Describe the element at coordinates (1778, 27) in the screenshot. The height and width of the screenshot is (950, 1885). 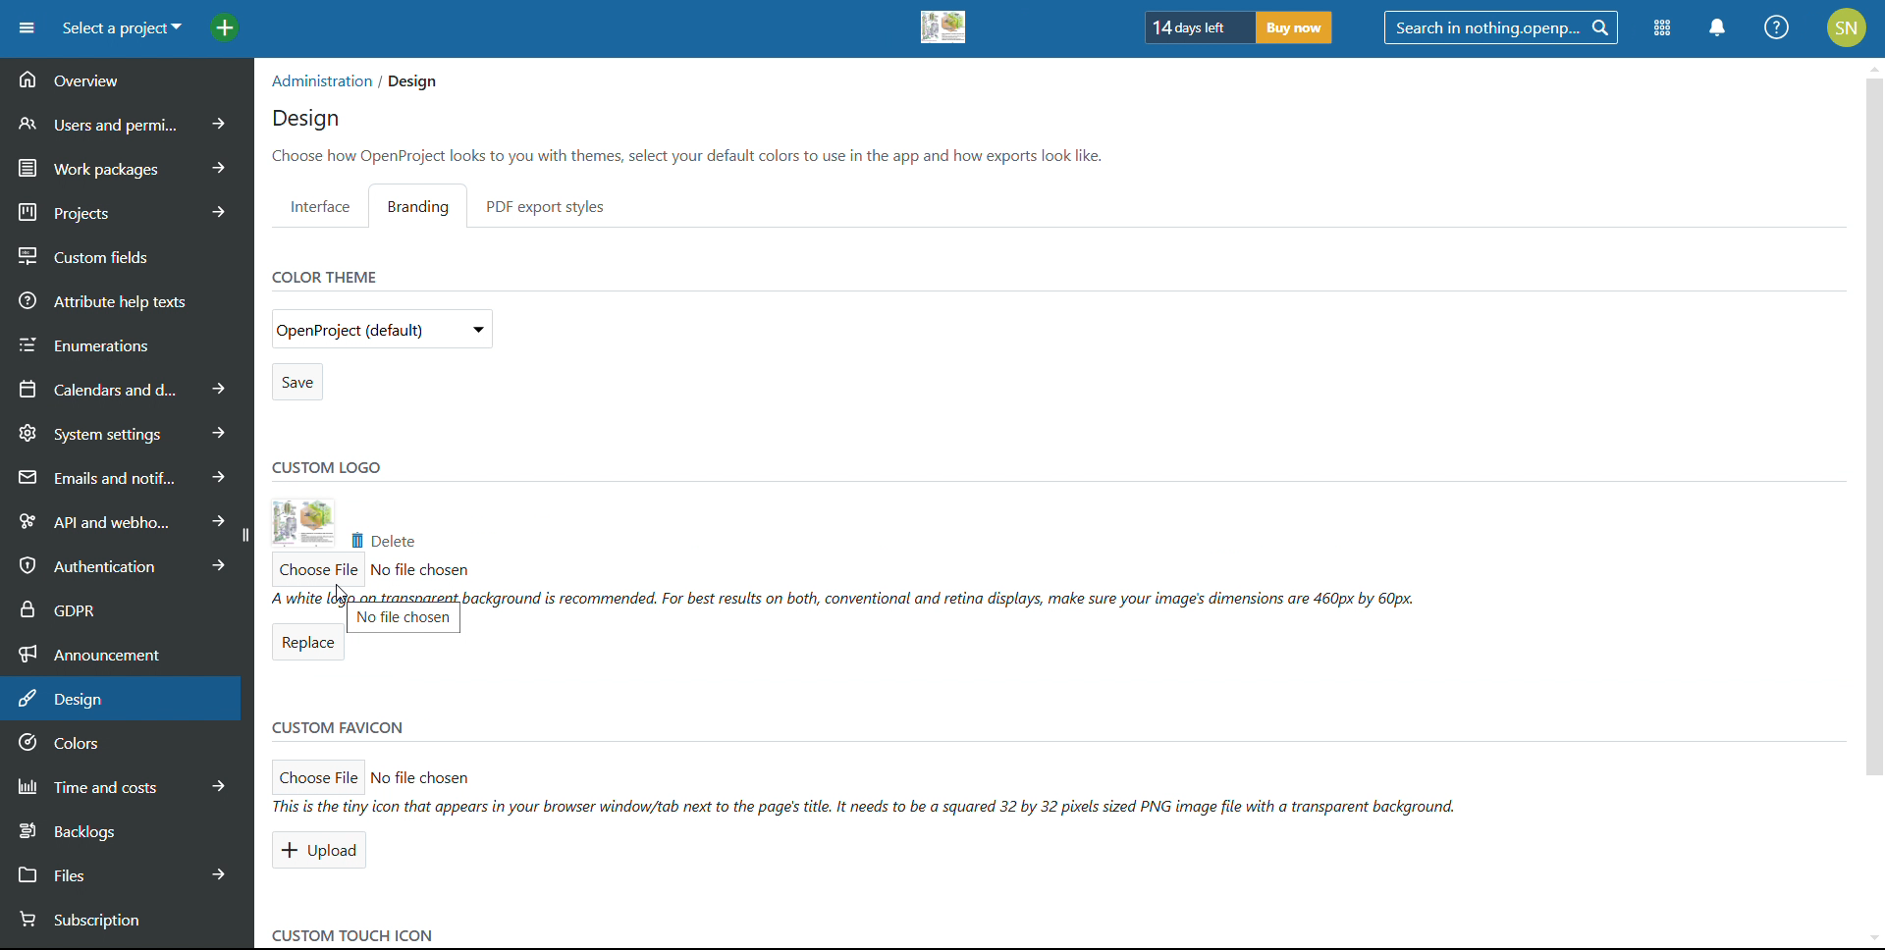
I see `help` at that location.